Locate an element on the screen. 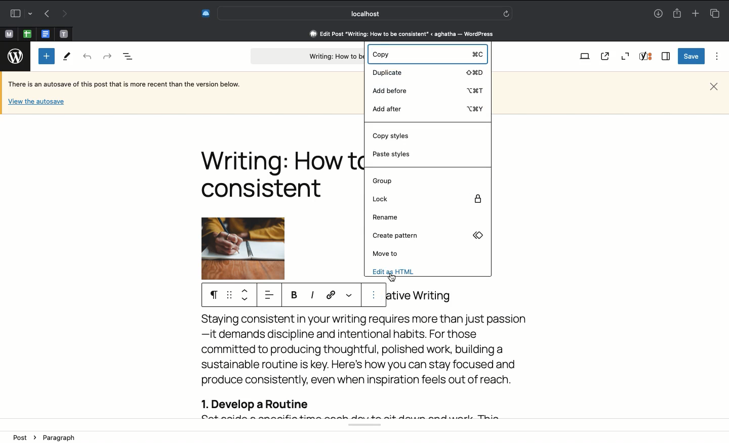 This screenshot has width=729, height=443. Move up down is located at coordinates (246, 296).